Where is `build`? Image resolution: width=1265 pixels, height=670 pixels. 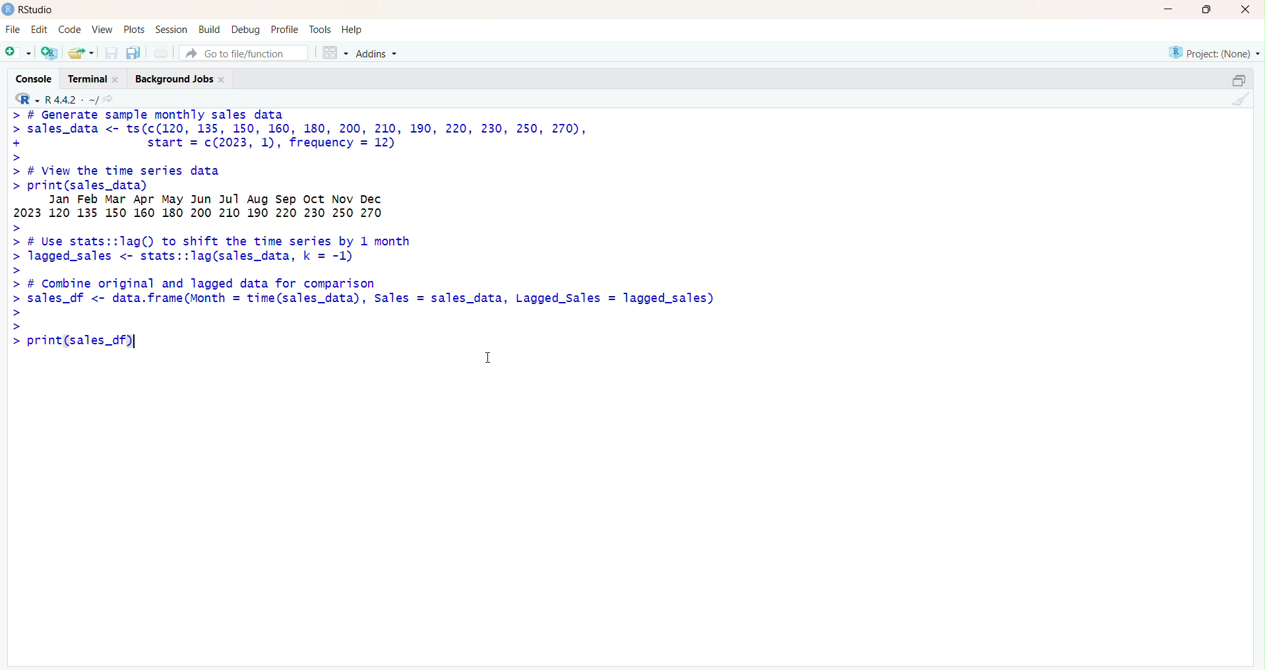
build is located at coordinates (210, 29).